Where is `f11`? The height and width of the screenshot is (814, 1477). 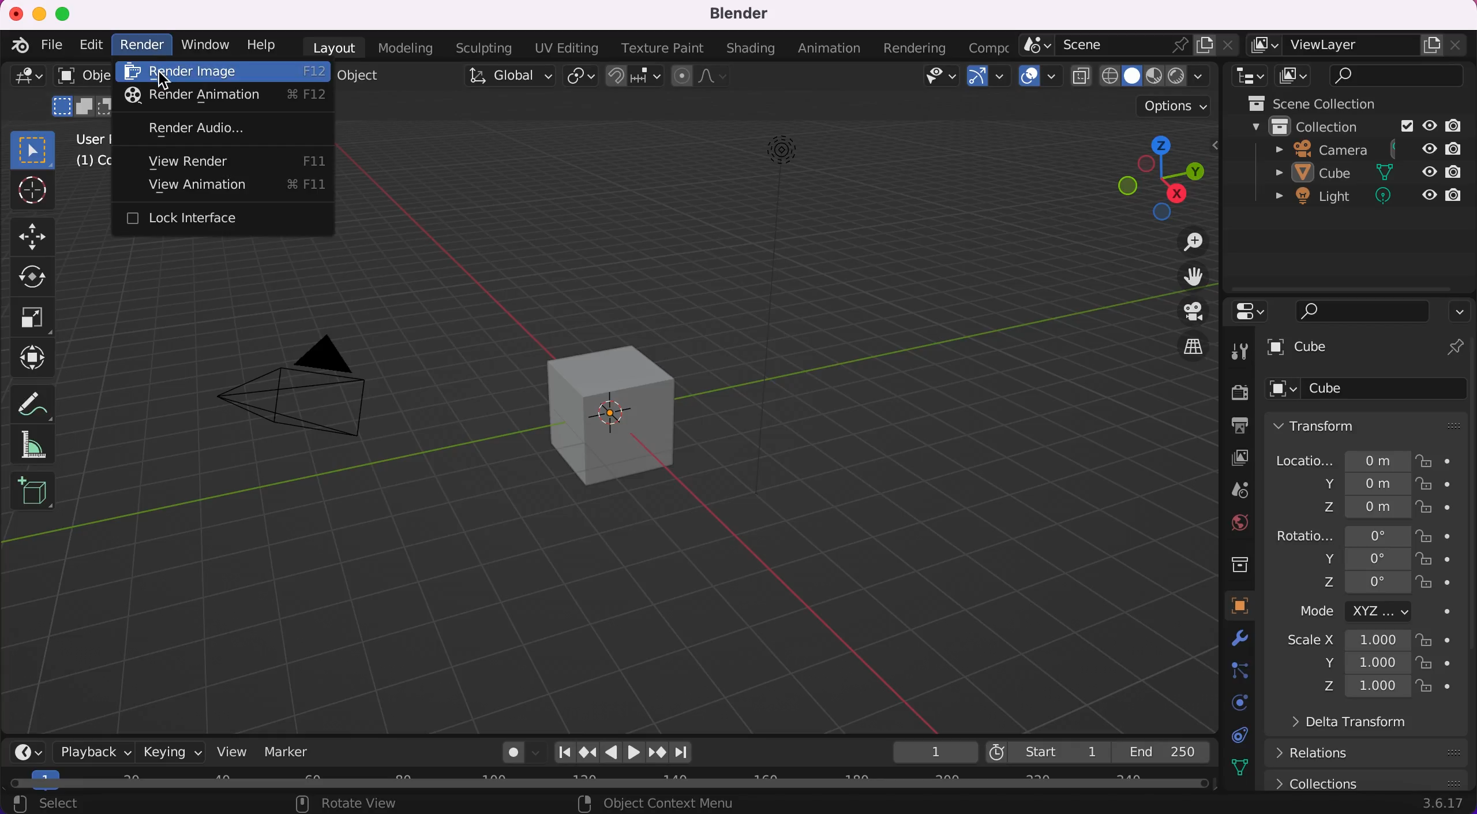 f11 is located at coordinates (312, 156).